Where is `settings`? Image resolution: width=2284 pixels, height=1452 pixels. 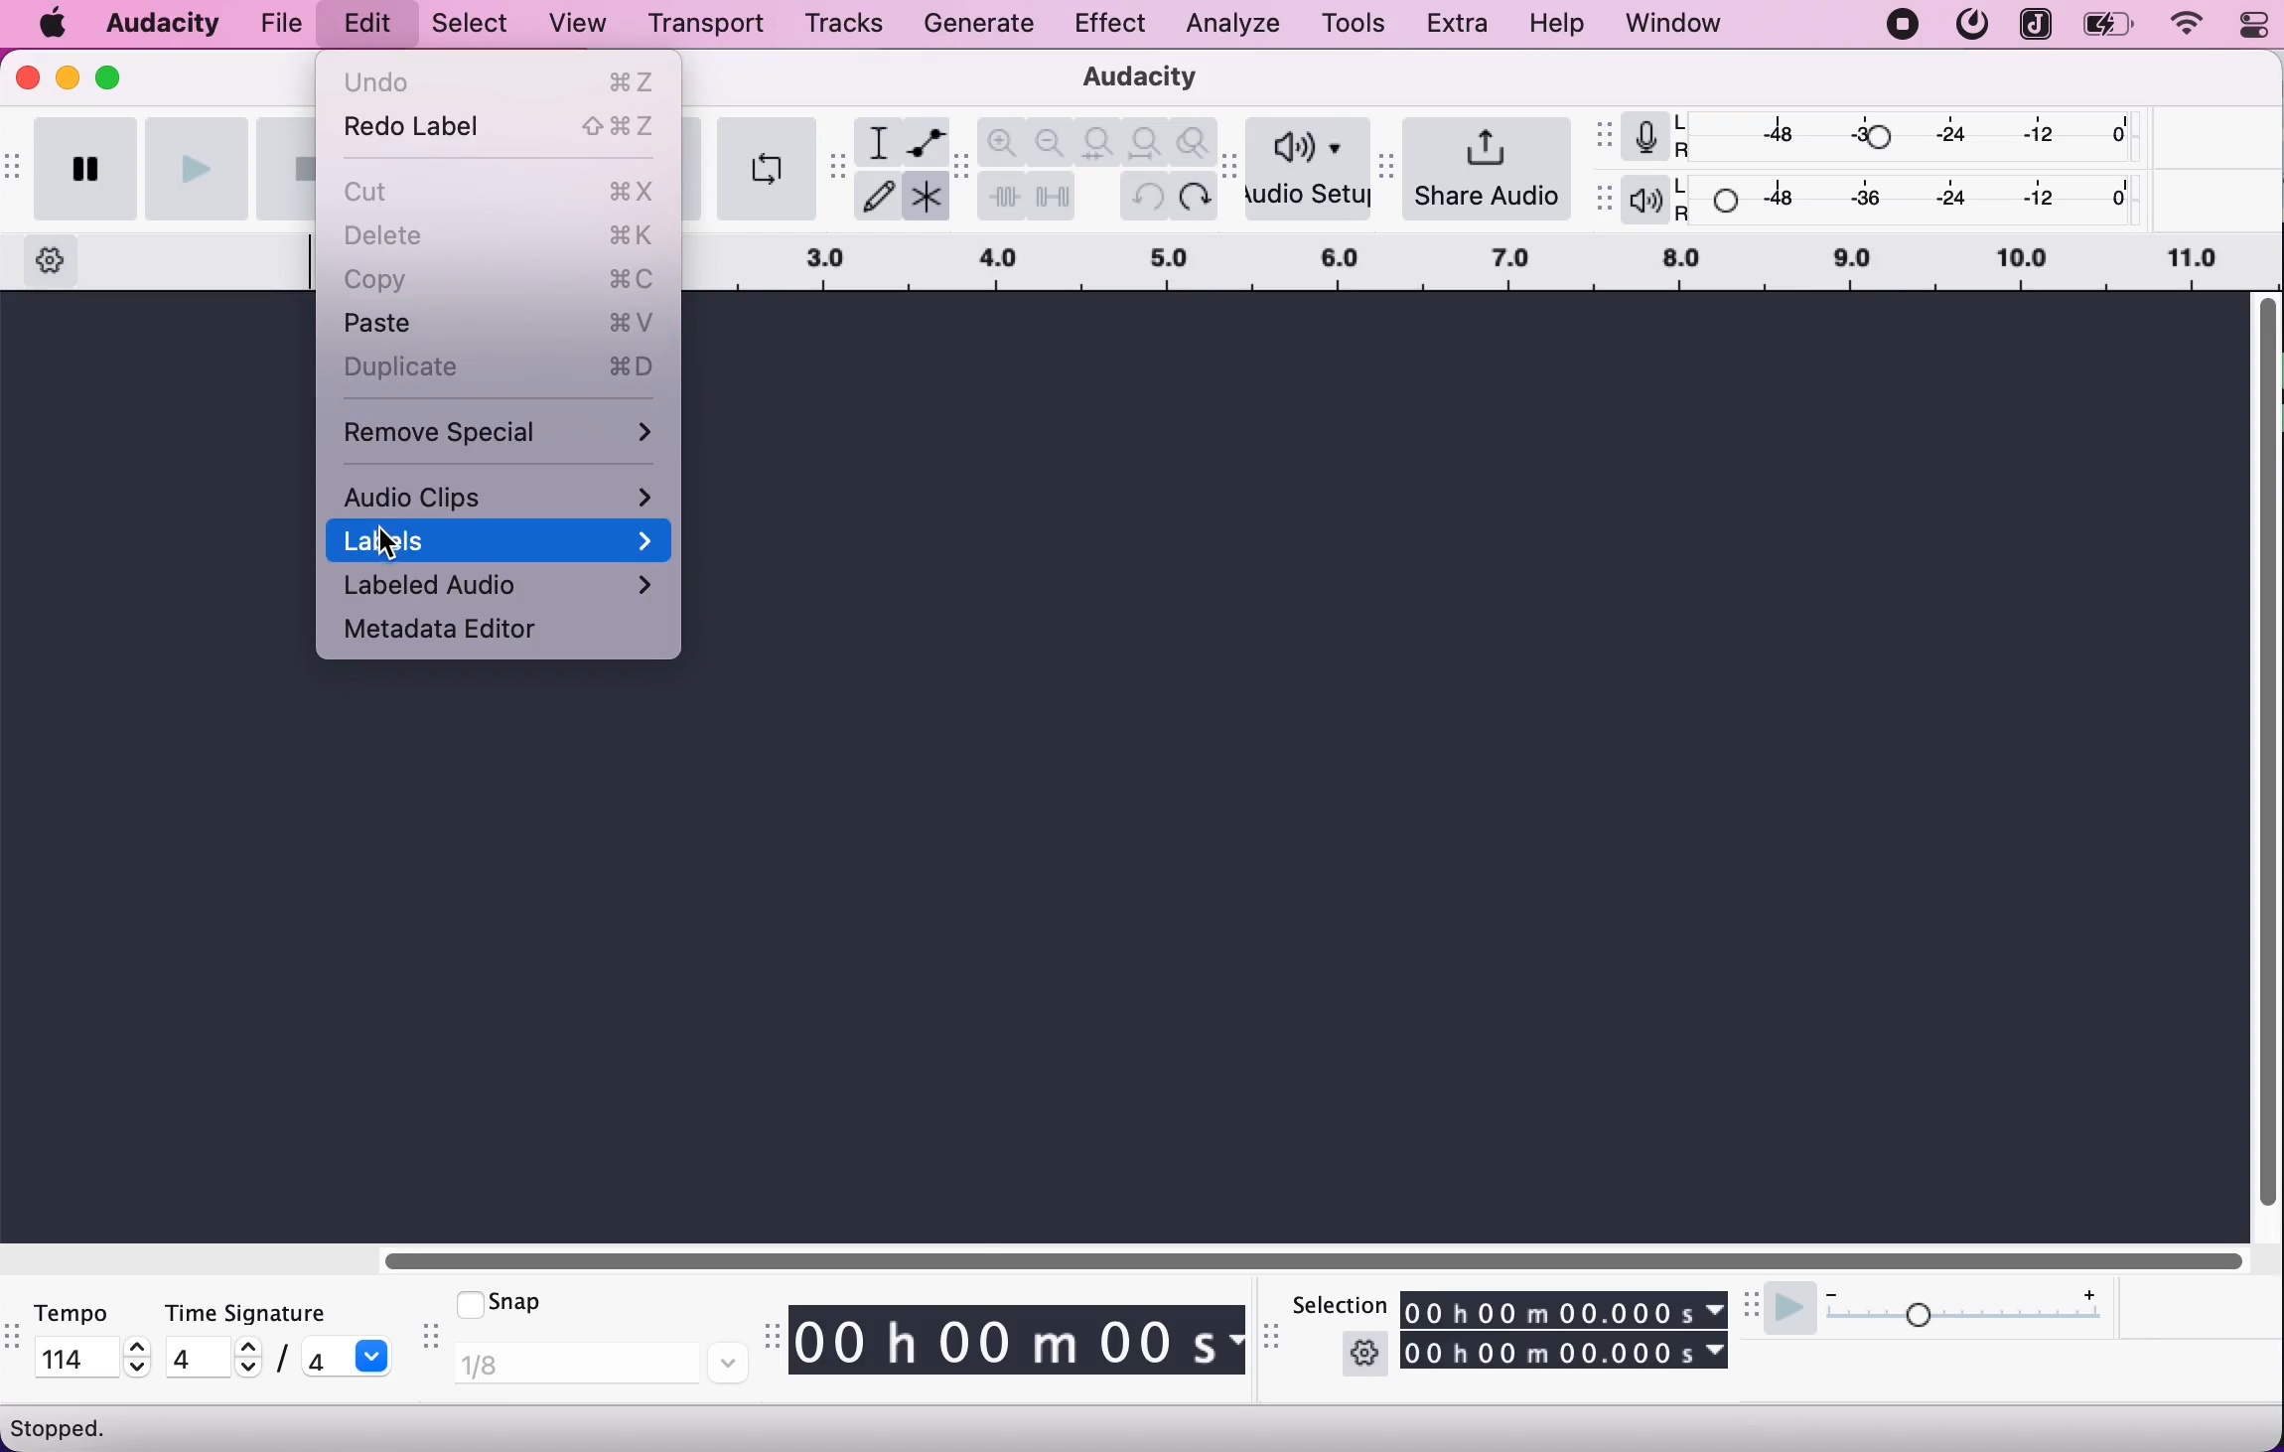
settings is located at coordinates (1364, 1353).